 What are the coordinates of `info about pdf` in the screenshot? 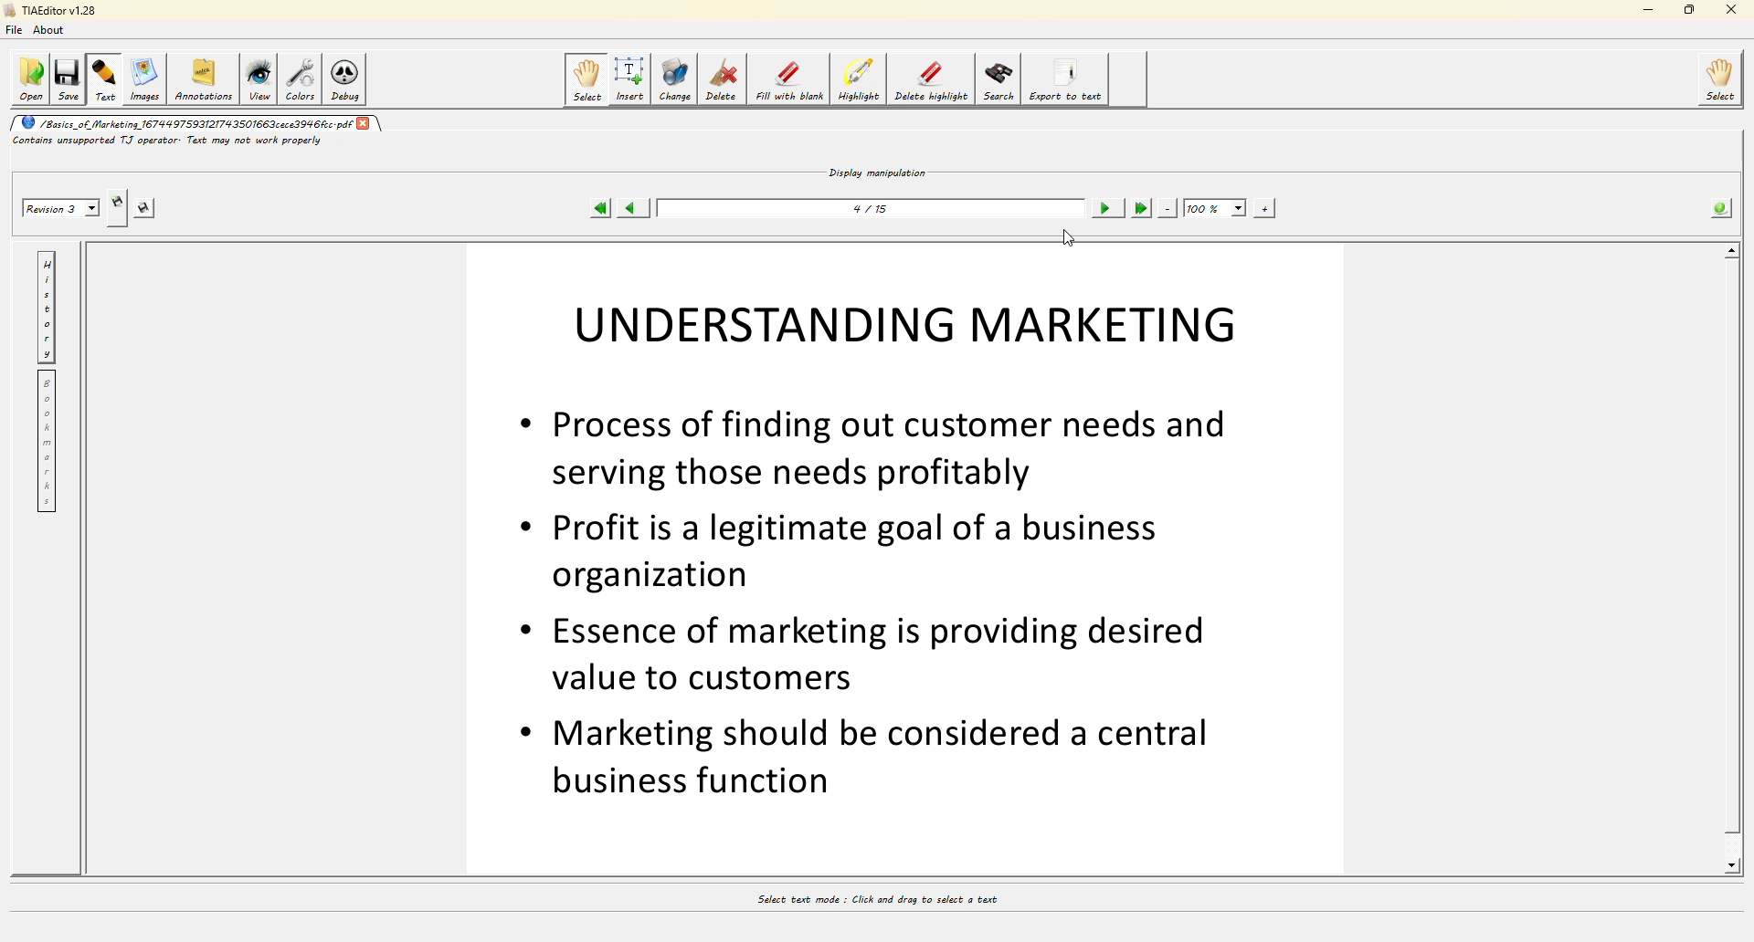 It's located at (1719, 207).